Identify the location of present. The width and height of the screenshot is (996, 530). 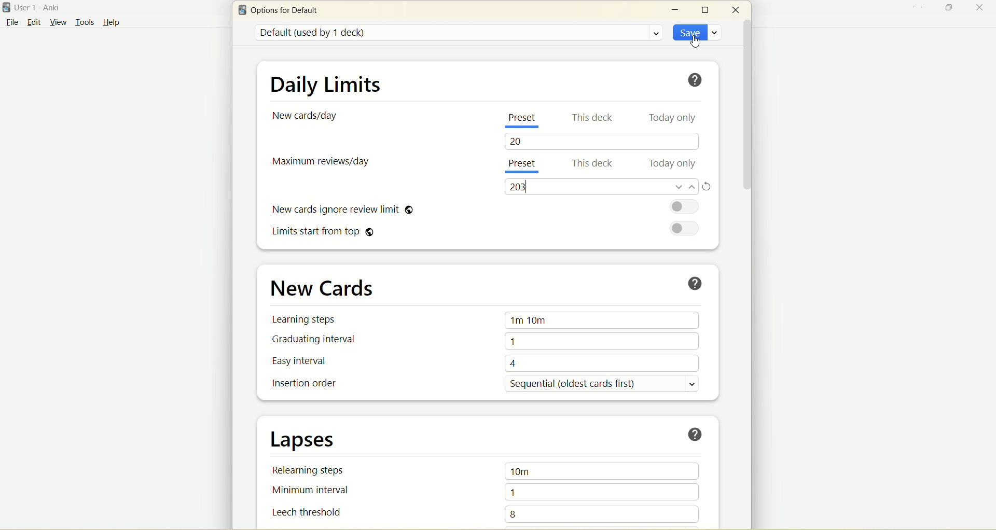
(522, 165).